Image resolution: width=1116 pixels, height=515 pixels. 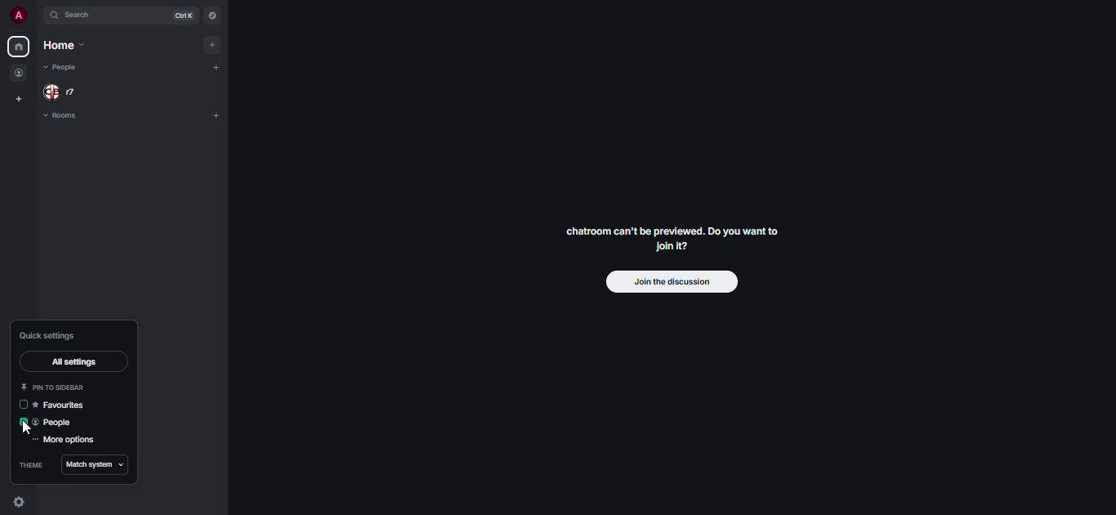 I want to click on match system, so click(x=102, y=464).